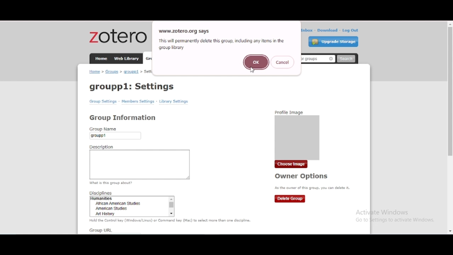 Image resolution: width=453 pixels, height=255 pixels. What do you see at coordinates (122, 117) in the screenshot?
I see `group information` at bounding box center [122, 117].